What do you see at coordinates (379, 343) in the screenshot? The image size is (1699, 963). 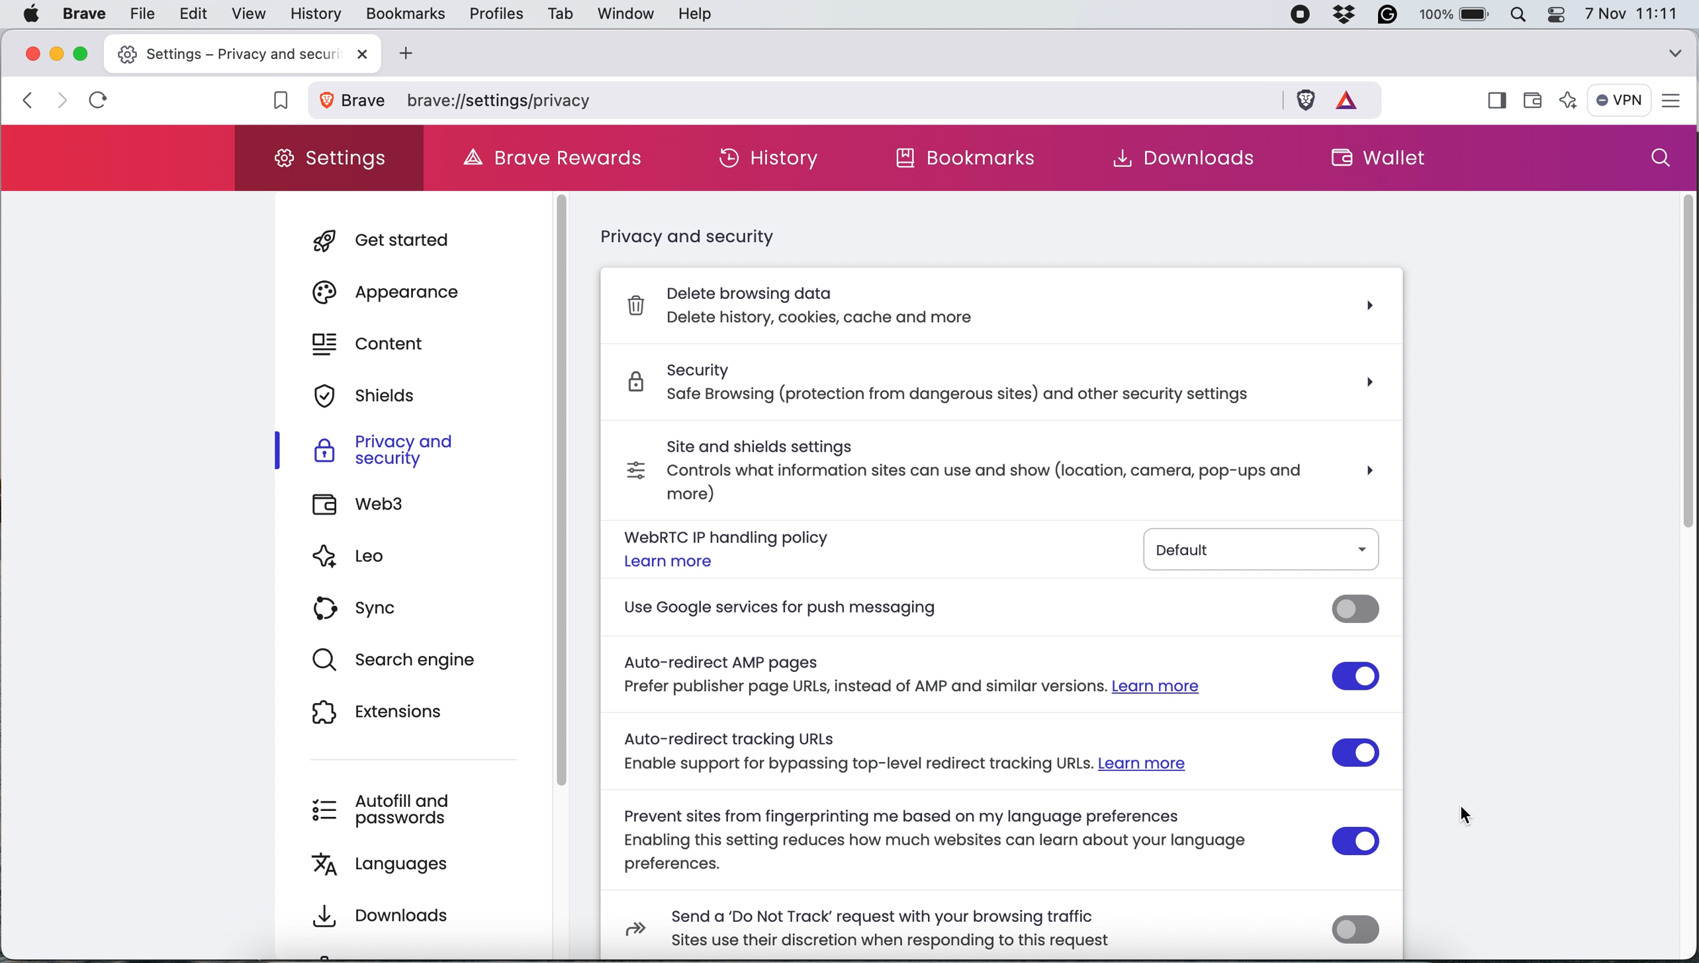 I see `content` at bounding box center [379, 343].